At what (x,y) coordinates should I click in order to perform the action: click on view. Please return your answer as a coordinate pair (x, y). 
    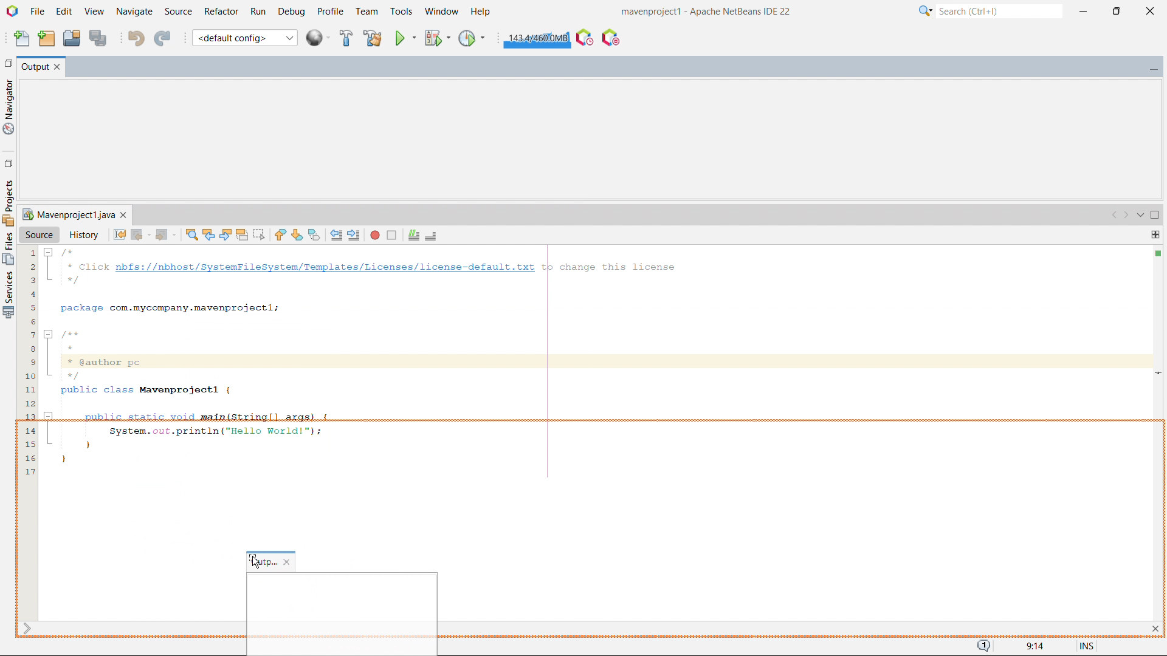
    Looking at the image, I should click on (94, 11).